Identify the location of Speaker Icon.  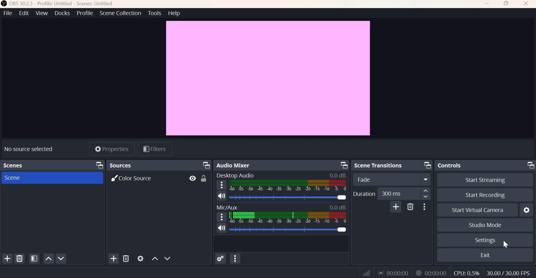
(221, 228).